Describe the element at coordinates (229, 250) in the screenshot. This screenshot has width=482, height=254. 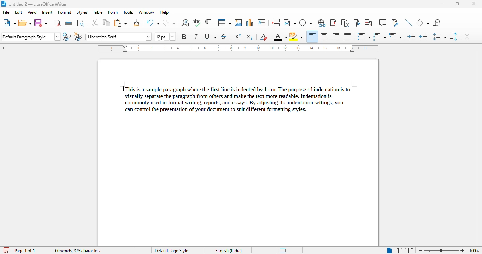
I see `text language` at that location.